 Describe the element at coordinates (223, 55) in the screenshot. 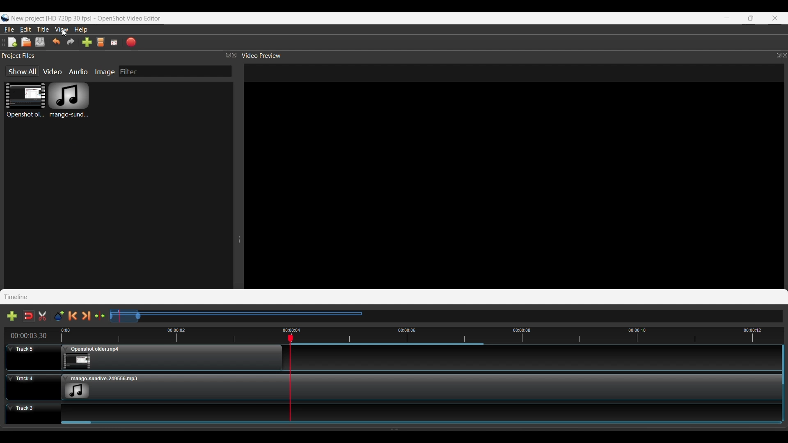

I see `Maximize` at that location.